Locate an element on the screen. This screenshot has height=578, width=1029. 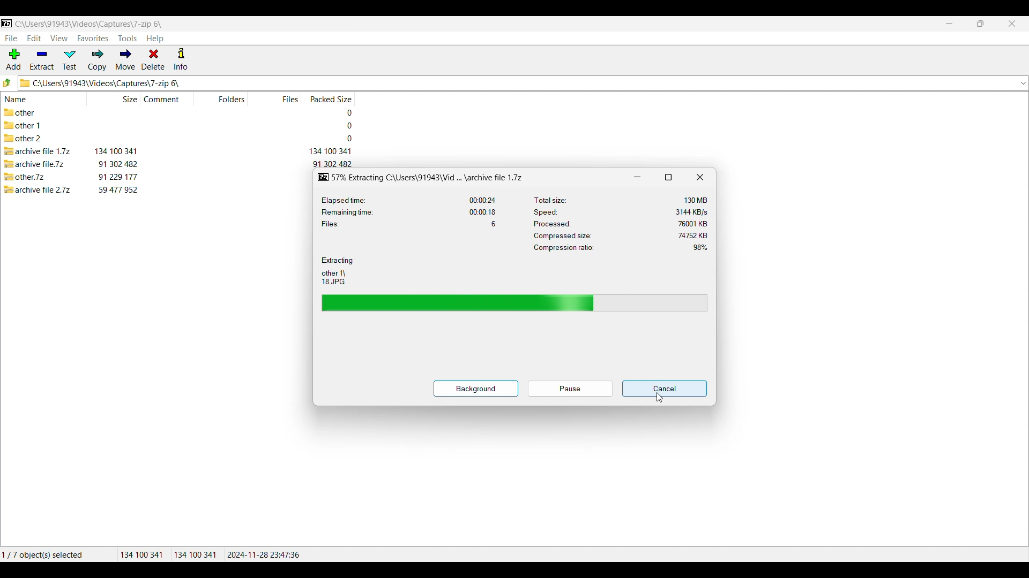
View menu is located at coordinates (59, 39).